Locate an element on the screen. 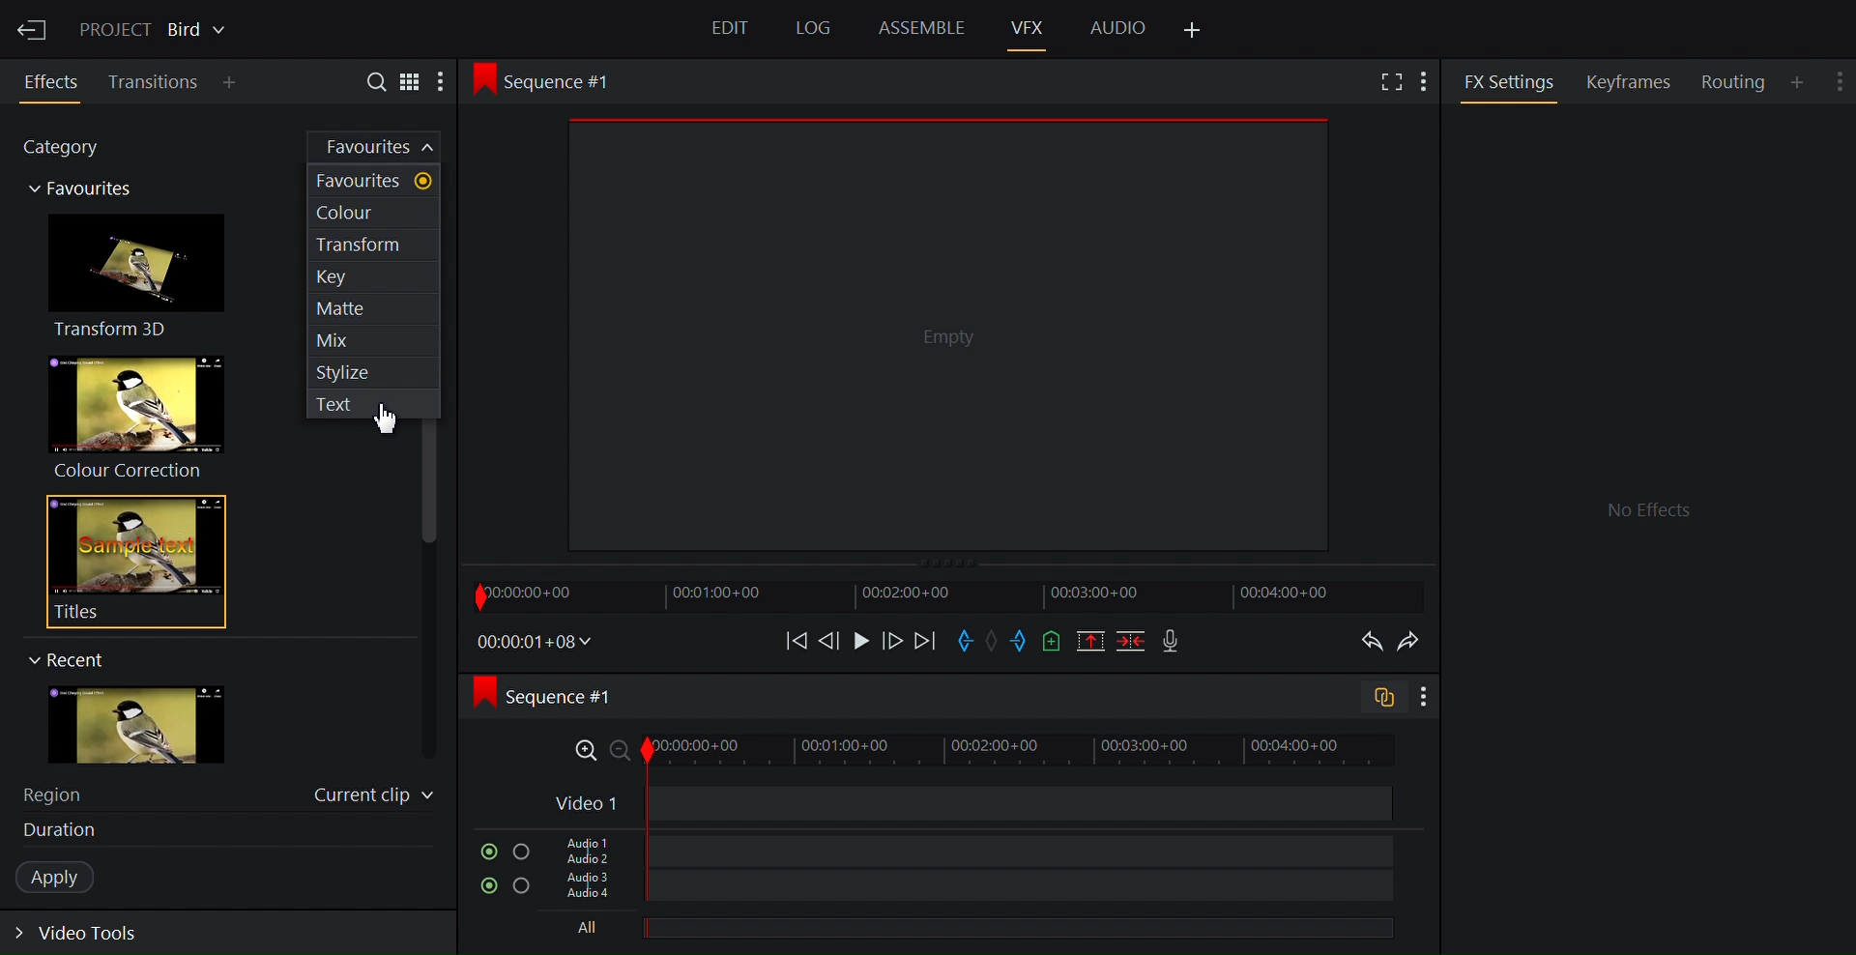 The height and width of the screenshot is (955, 1856). Solo this track is located at coordinates (525, 850).